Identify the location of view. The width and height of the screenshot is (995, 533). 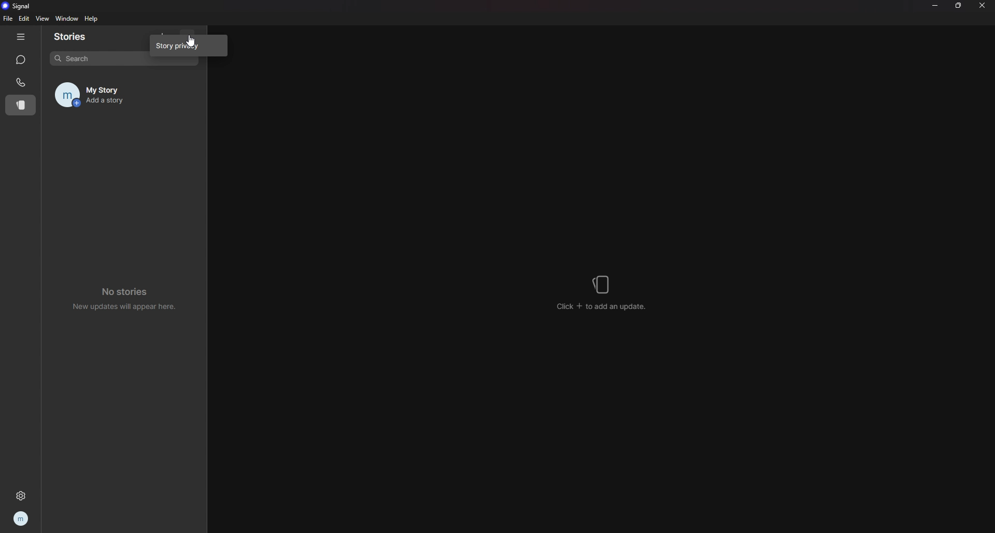
(42, 18).